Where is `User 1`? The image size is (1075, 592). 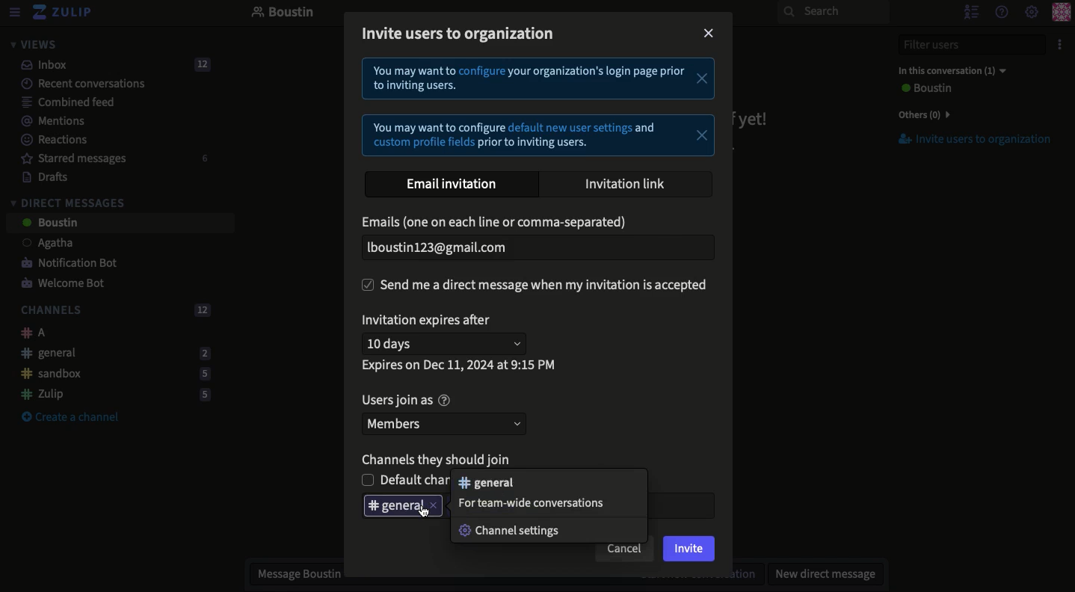
User 1 is located at coordinates (40, 244).